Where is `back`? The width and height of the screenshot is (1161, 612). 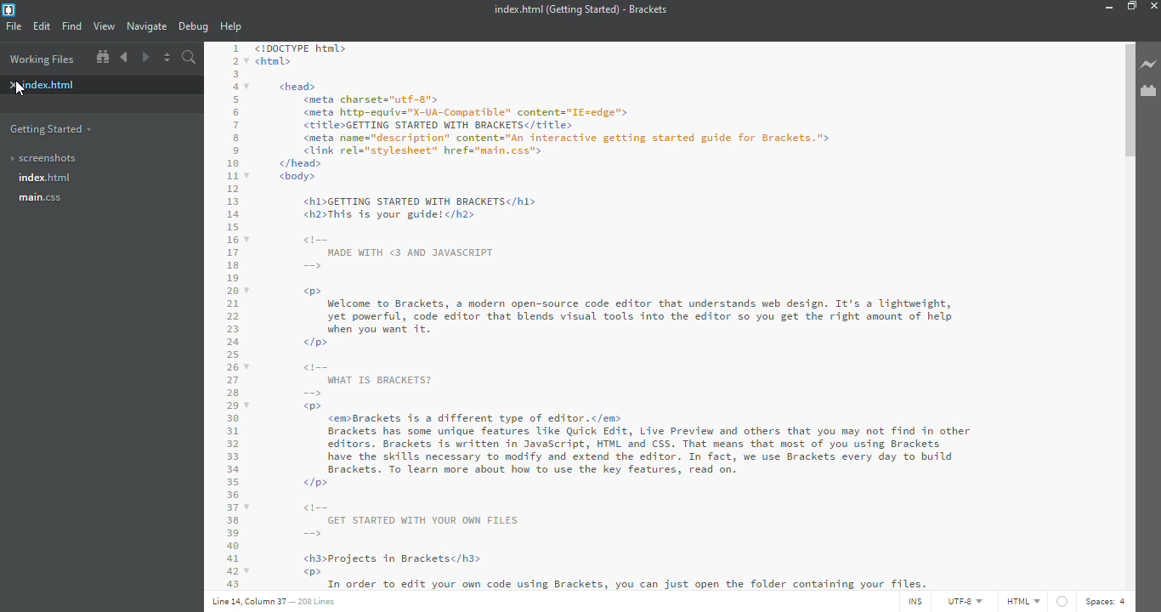 back is located at coordinates (124, 57).